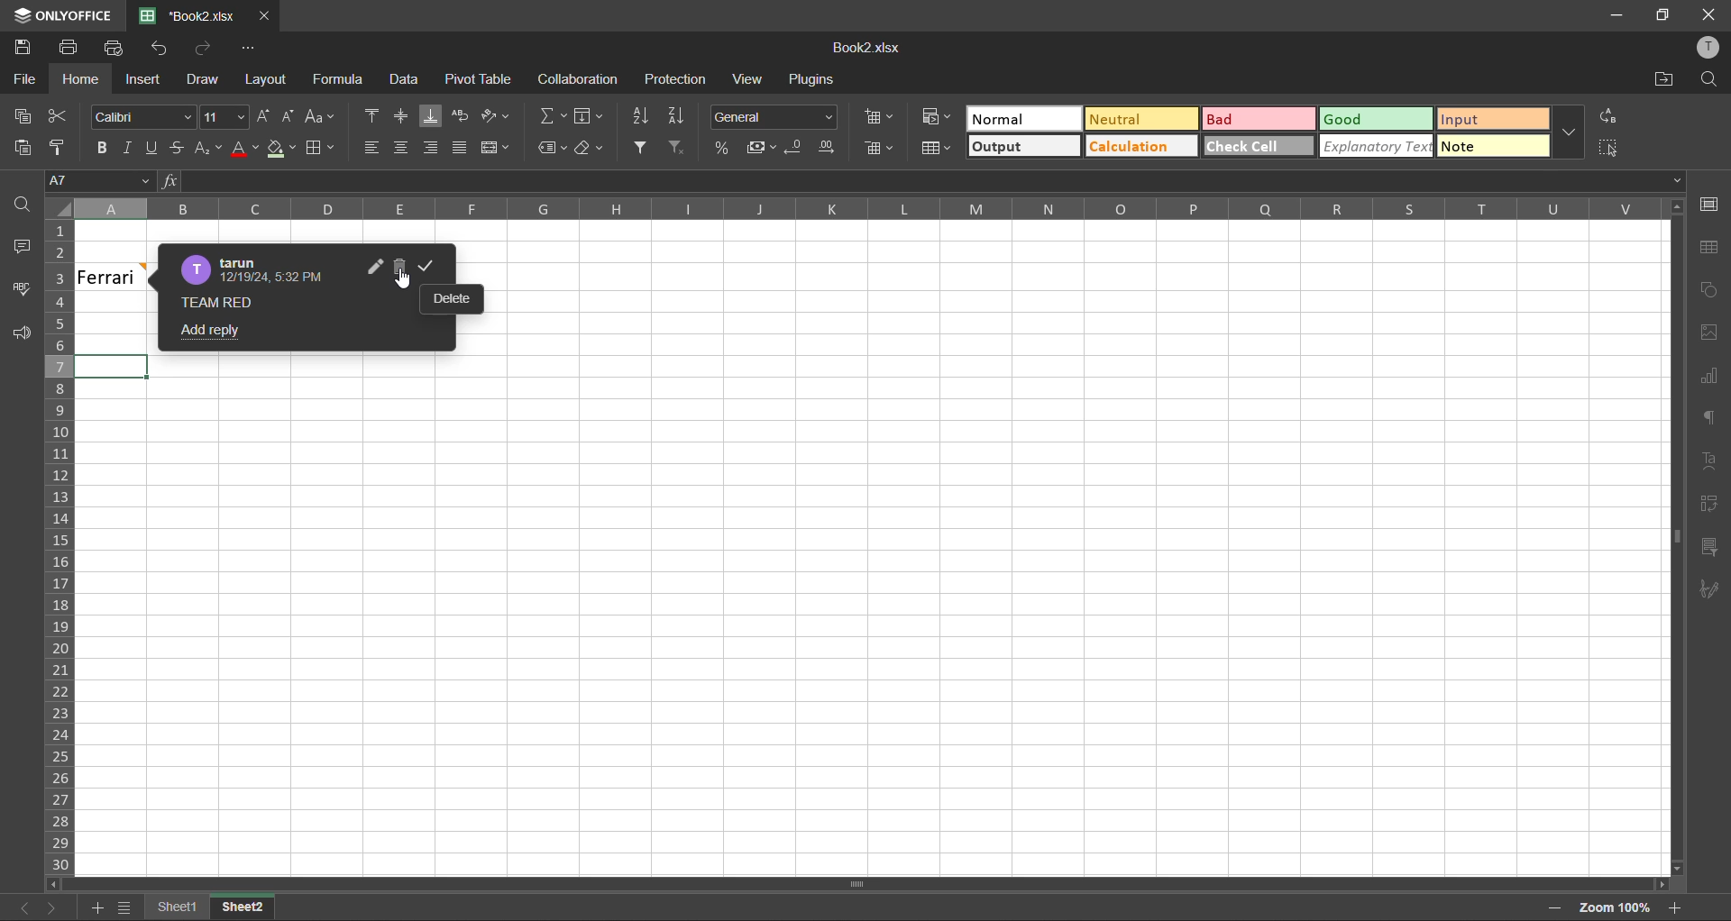  Describe the element at coordinates (779, 118) in the screenshot. I see `number format` at that location.